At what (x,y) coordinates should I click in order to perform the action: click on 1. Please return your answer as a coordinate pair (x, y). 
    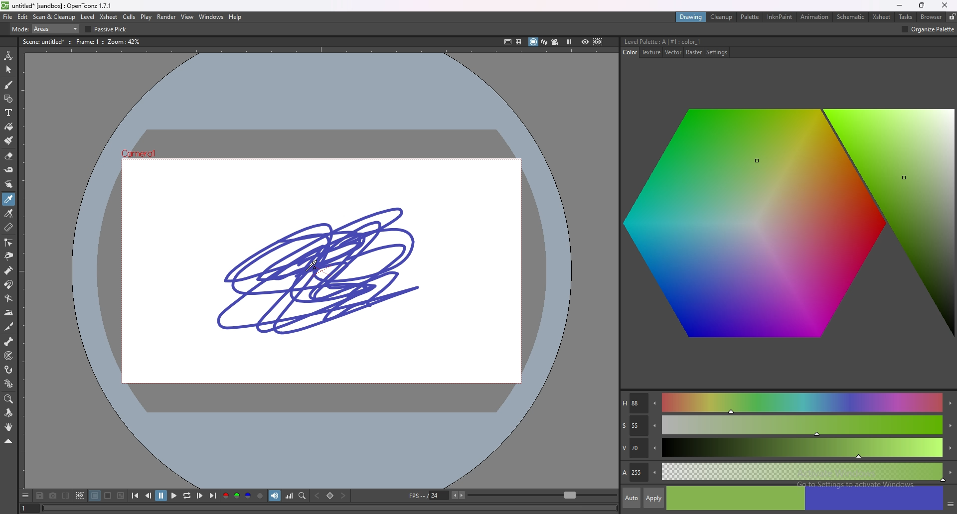
    Looking at the image, I should click on (28, 508).